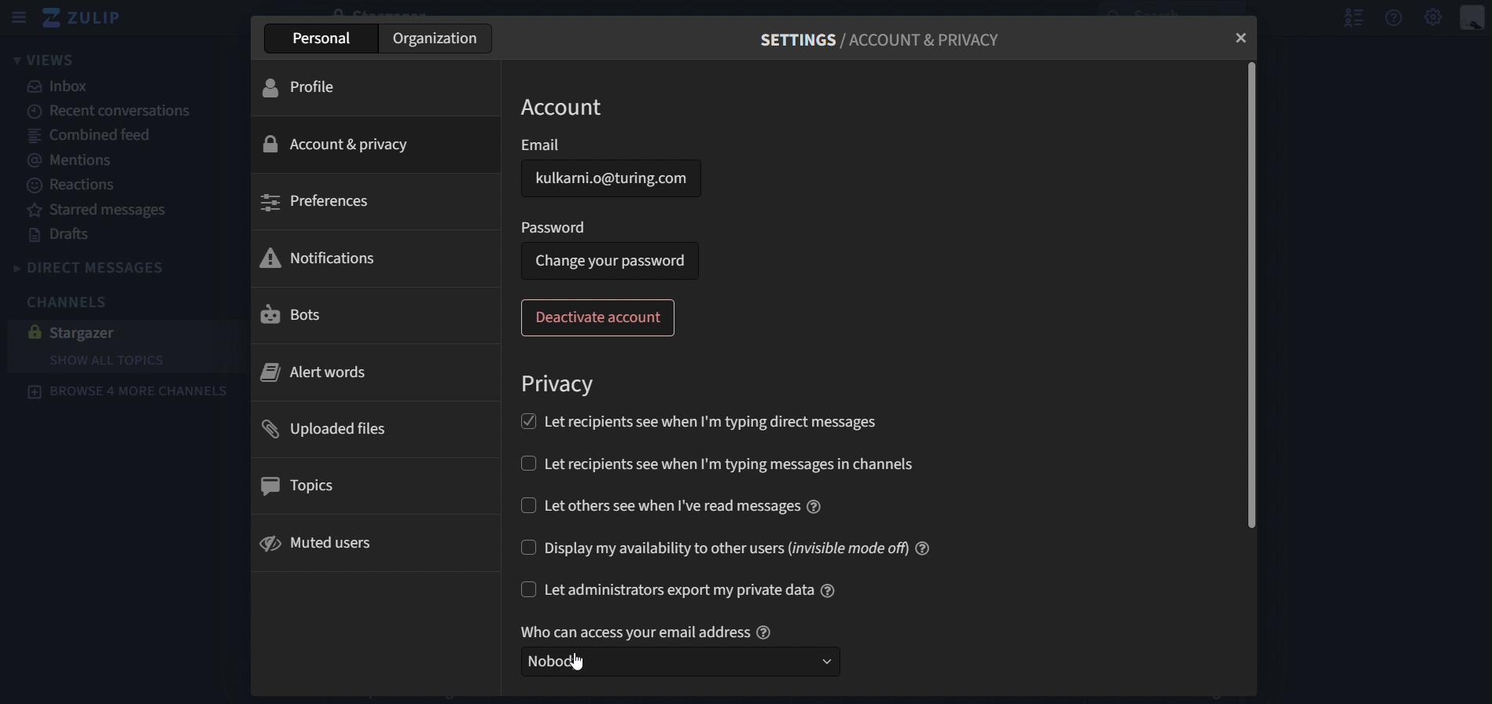 This screenshot has height=704, width=1492. Describe the element at coordinates (114, 111) in the screenshot. I see `recent canversations` at that location.